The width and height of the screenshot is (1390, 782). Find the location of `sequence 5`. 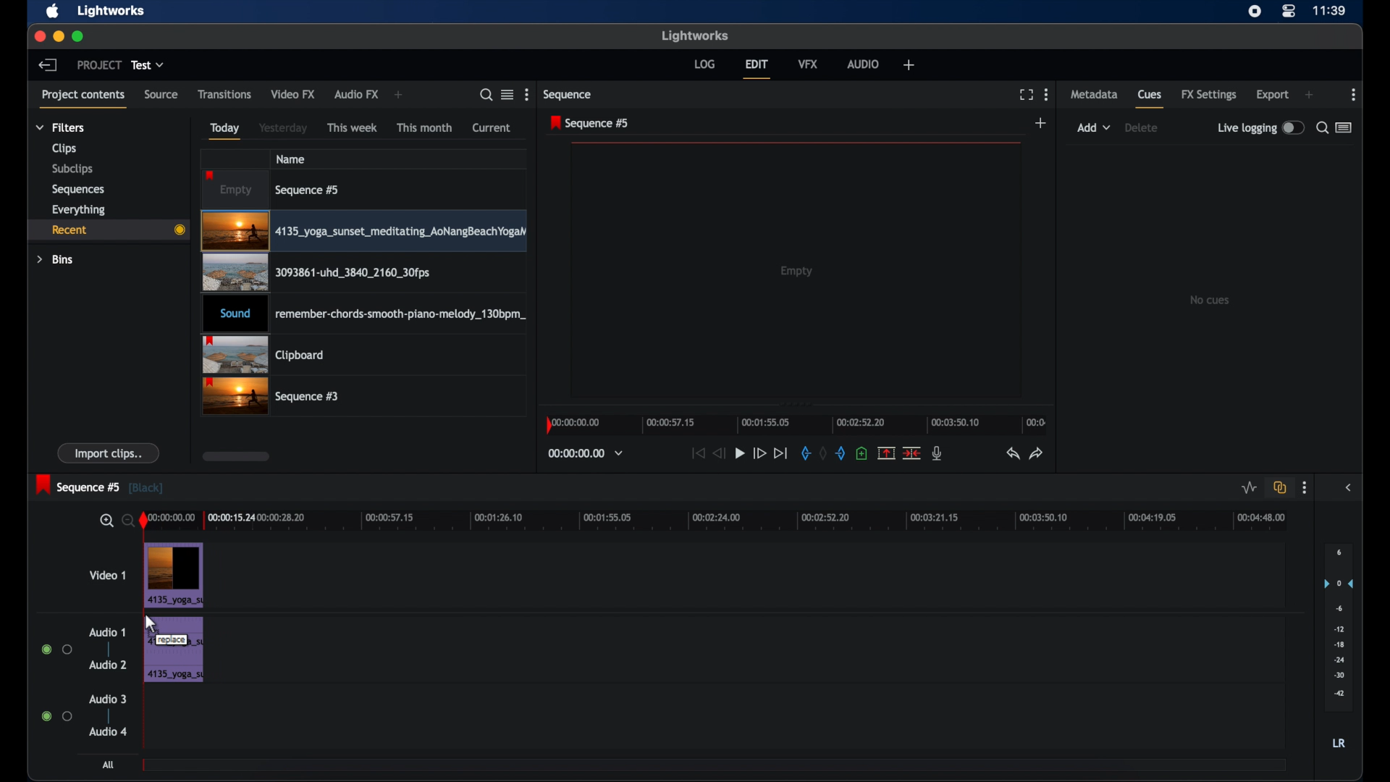

sequence 5 is located at coordinates (274, 190).